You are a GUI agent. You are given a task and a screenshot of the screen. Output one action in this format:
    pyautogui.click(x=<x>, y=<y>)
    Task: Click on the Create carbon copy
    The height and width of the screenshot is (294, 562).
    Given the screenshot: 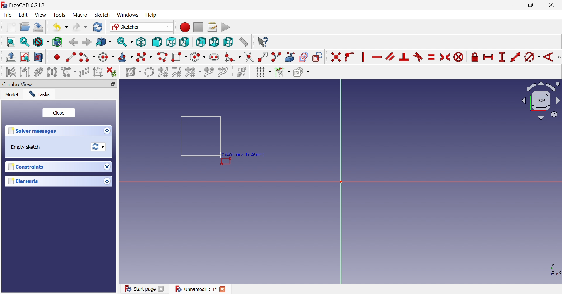 What is the action you would take?
    pyautogui.click(x=303, y=57)
    